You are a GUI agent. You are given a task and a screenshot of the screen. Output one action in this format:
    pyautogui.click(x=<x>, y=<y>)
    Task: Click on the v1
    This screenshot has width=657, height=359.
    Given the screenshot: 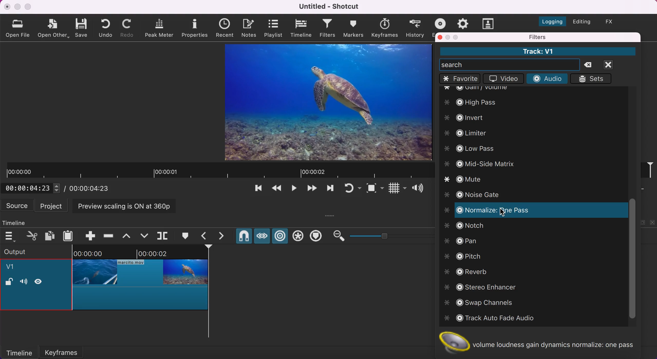 What is the action you would take?
    pyautogui.click(x=13, y=268)
    